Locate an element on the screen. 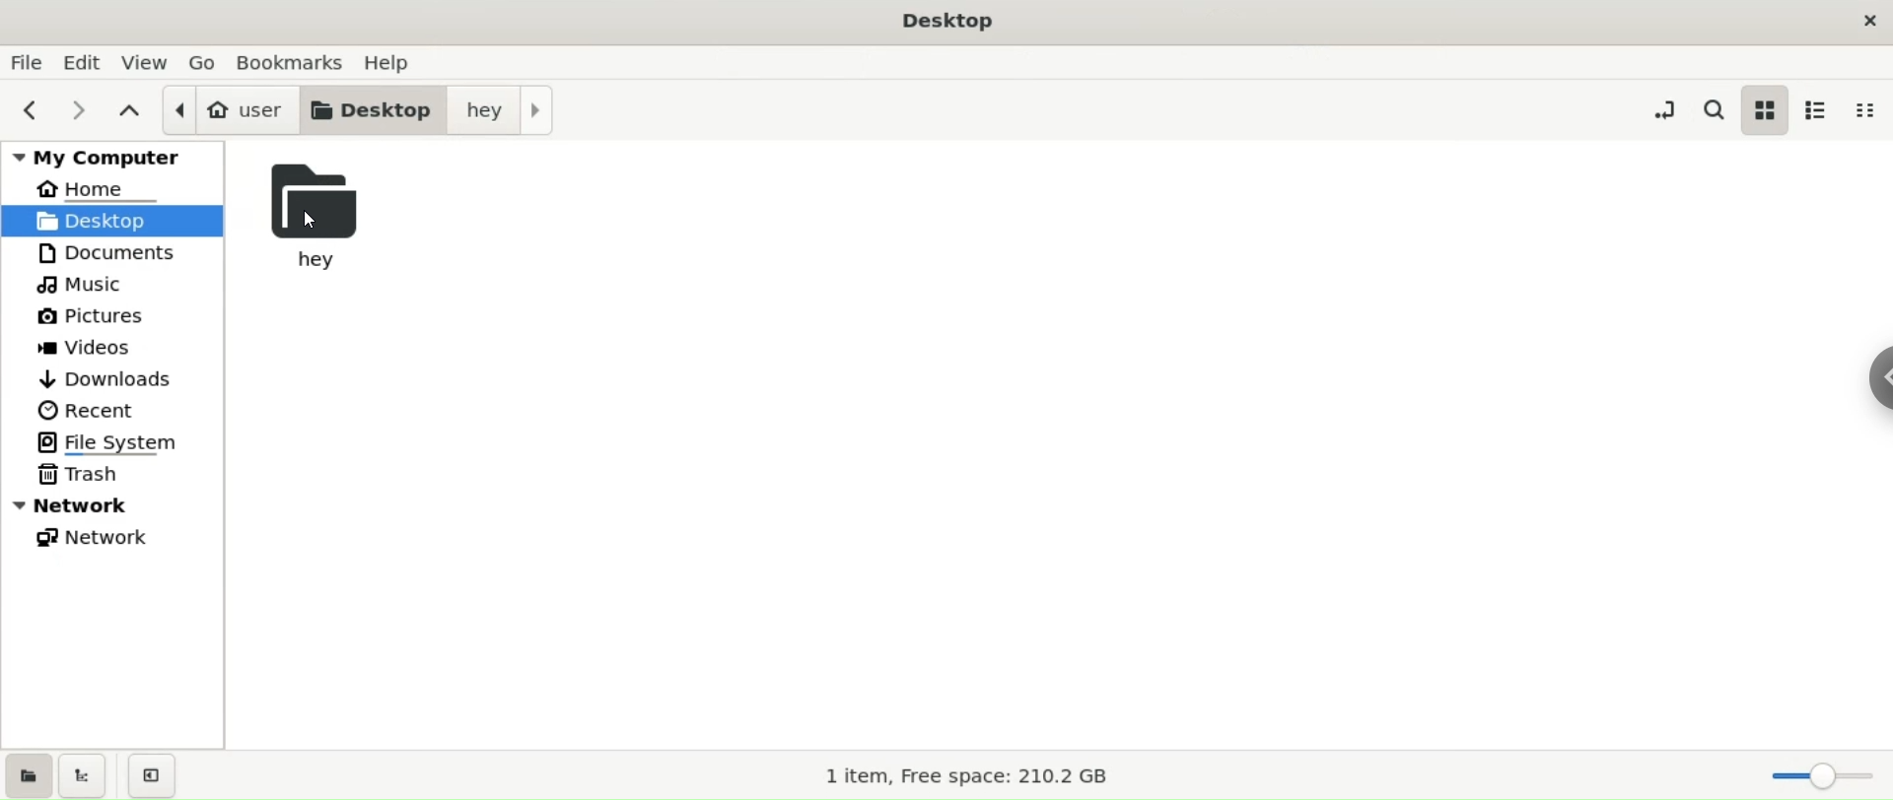 This screenshot has width=1893, height=800. zoom is located at coordinates (1818, 774).